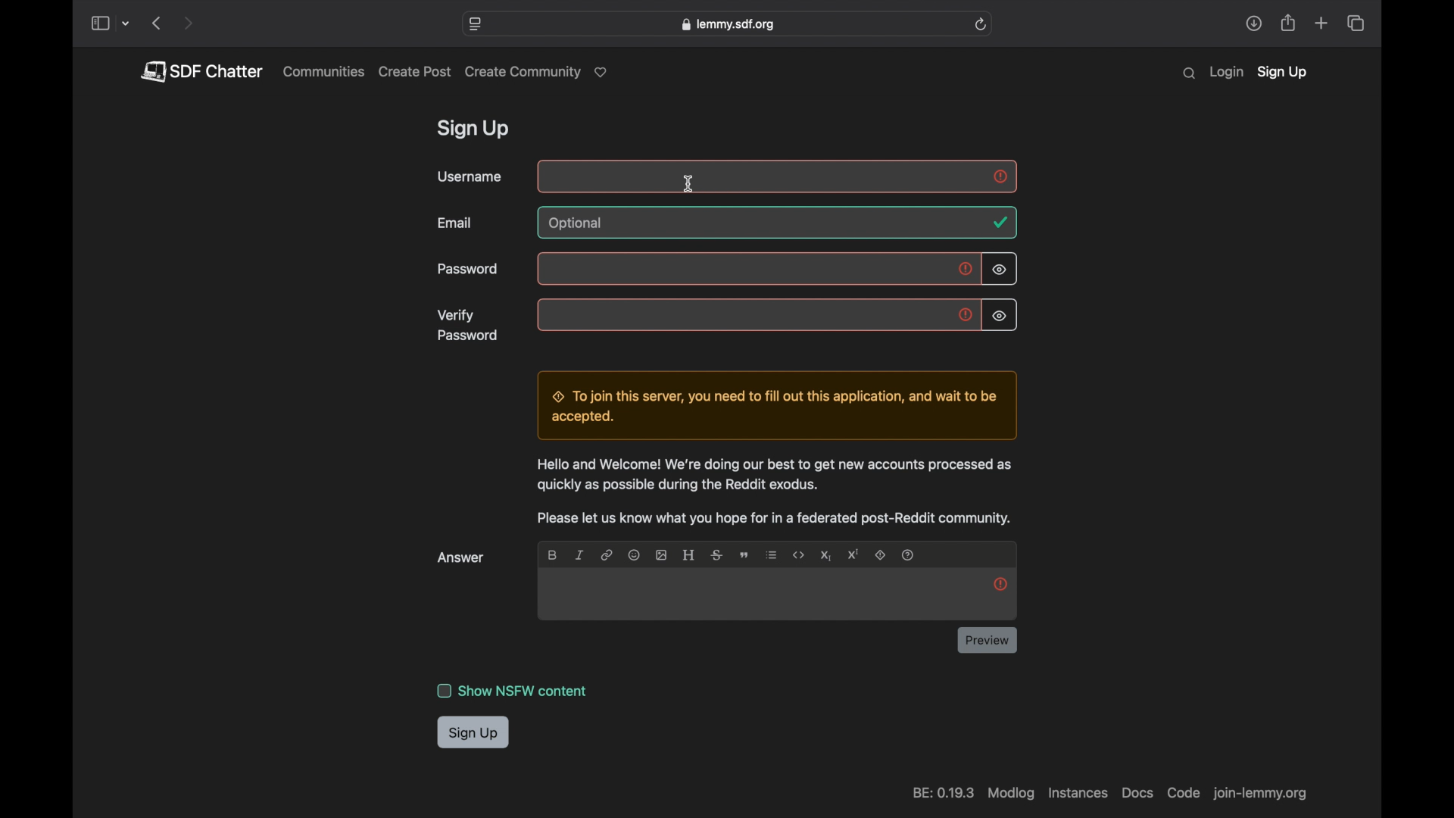 The image size is (1454, 818). I want to click on share, so click(1289, 23).